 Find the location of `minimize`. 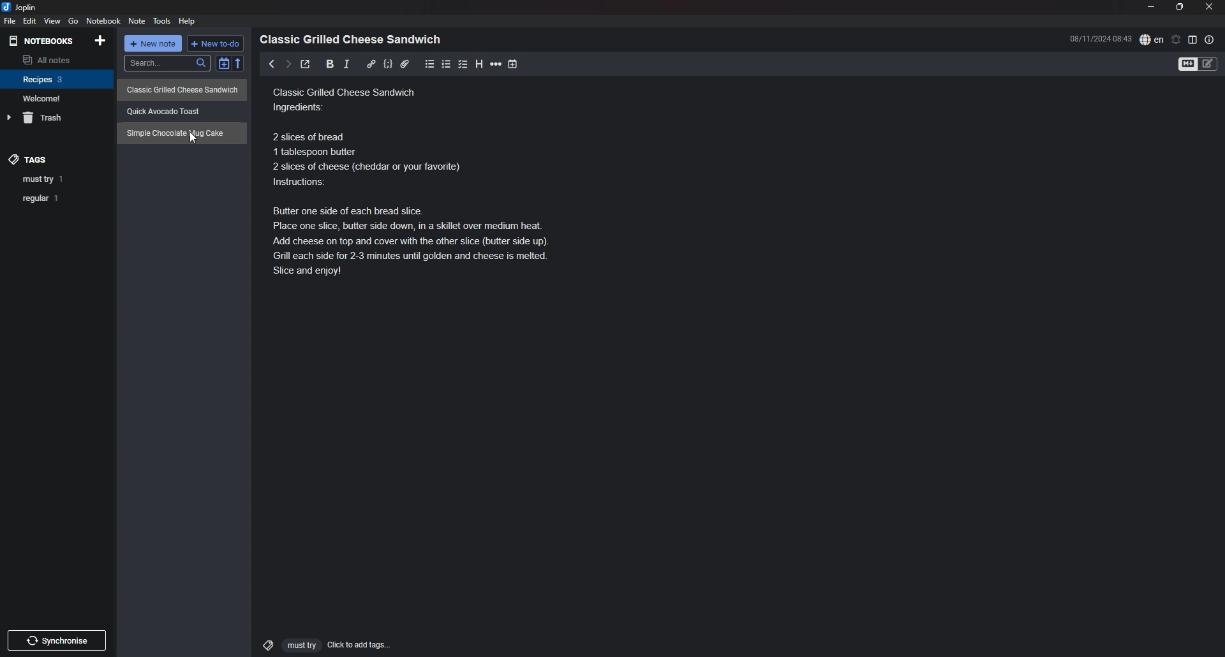

minimize is located at coordinates (1152, 7).